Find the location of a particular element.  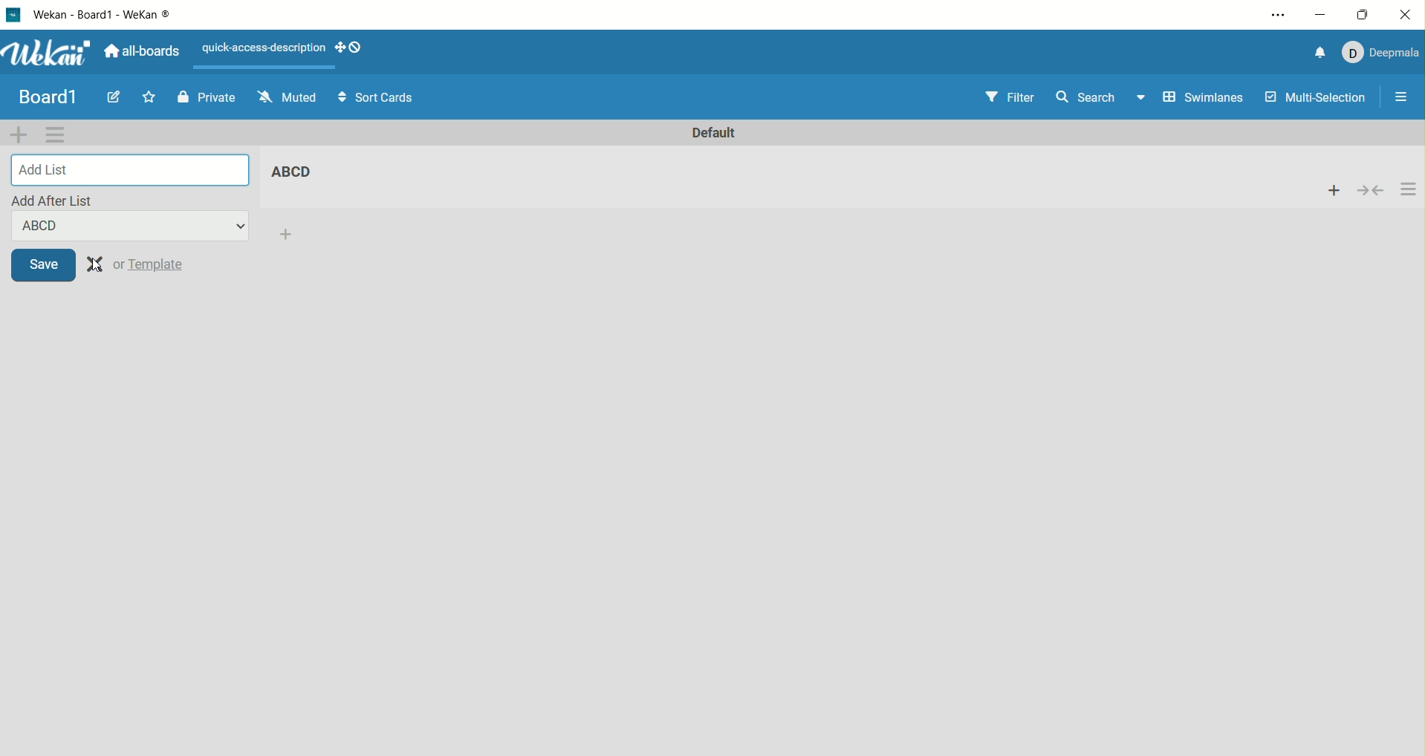

swimlane actions is located at coordinates (56, 135).